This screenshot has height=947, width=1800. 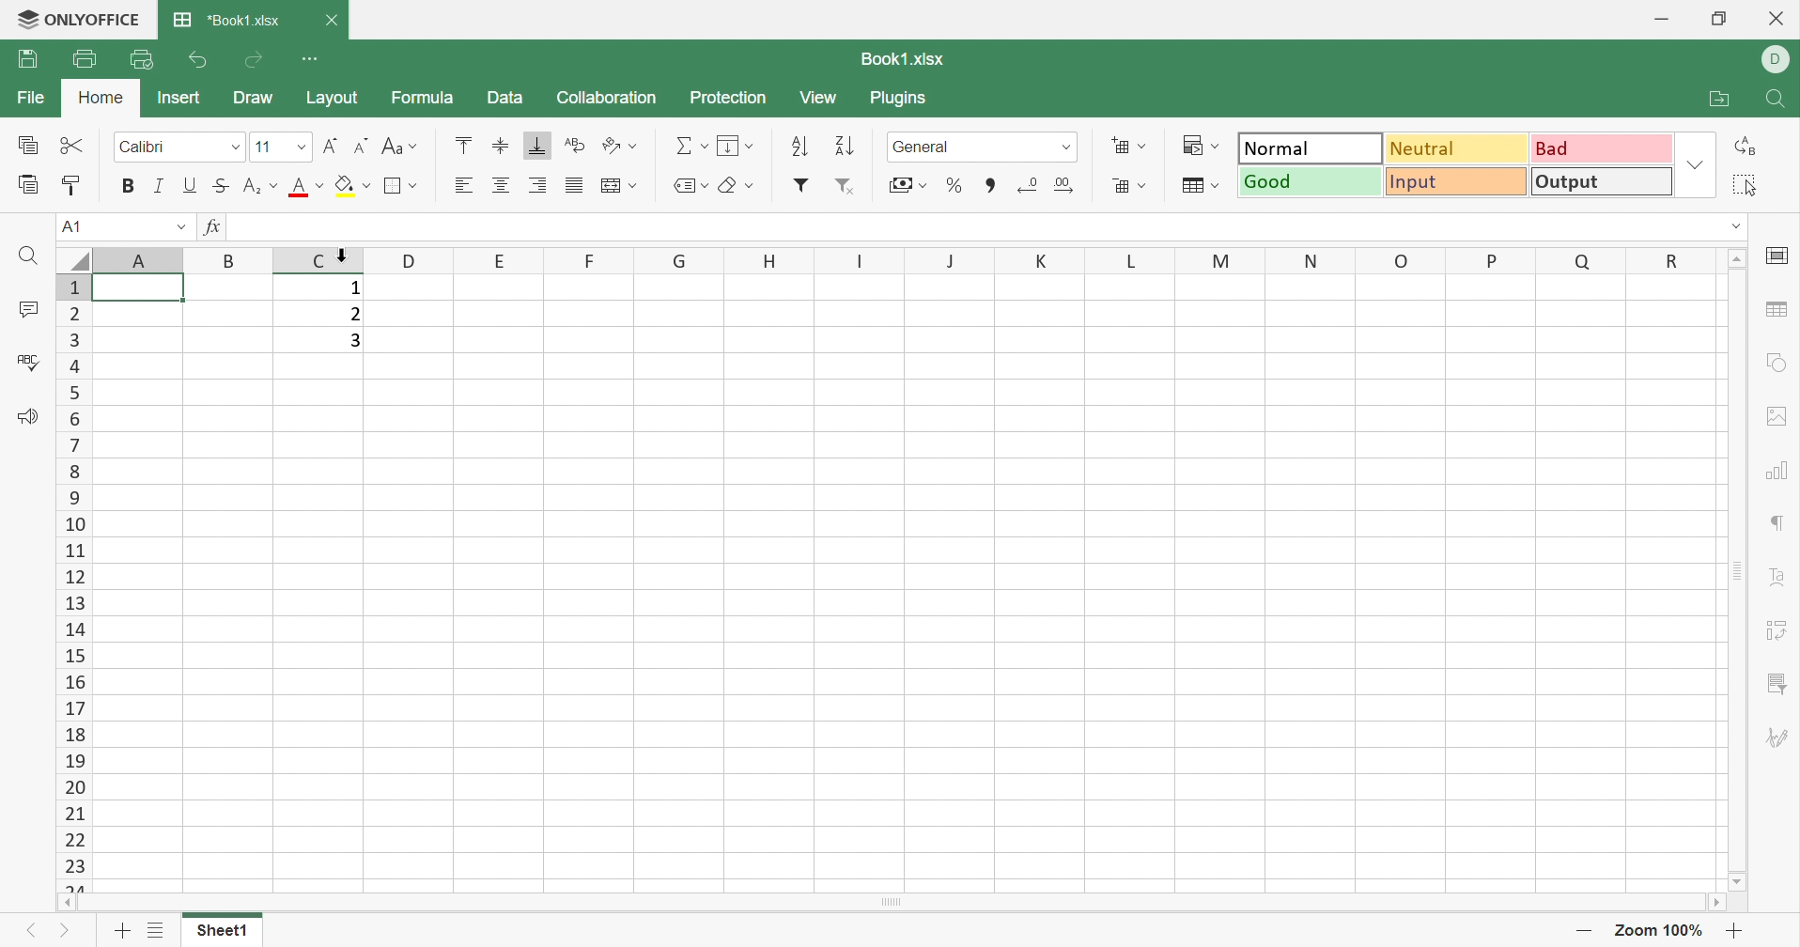 I want to click on Drop Down, so click(x=923, y=184).